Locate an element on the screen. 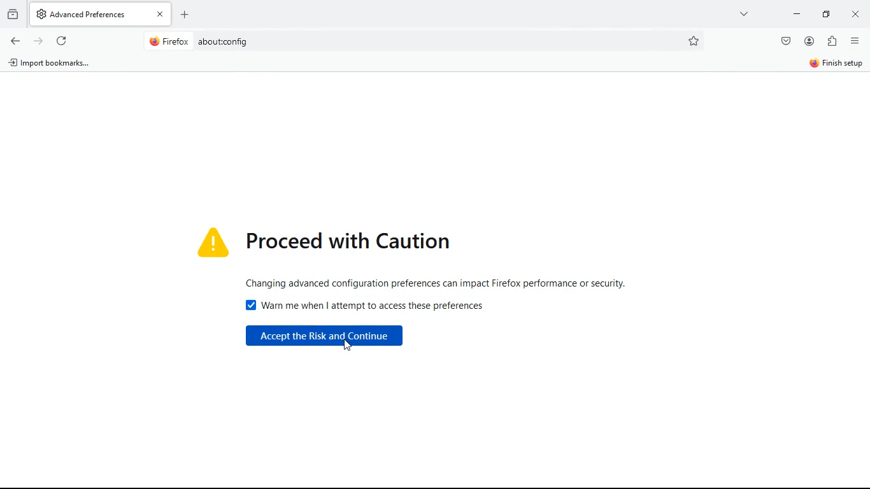 This screenshot has height=489, width=870. save pocket is located at coordinates (785, 42).